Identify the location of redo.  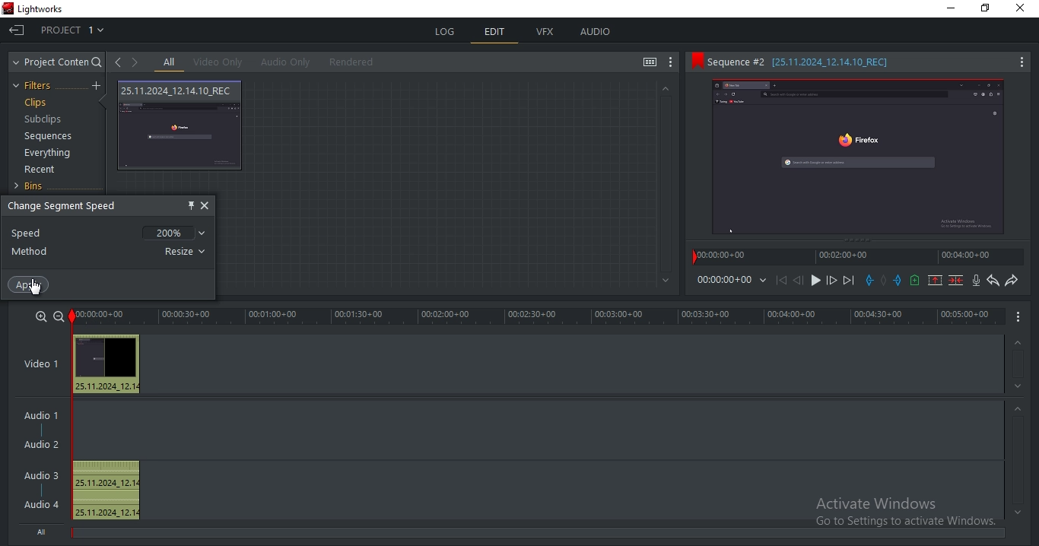
(1012, 281).